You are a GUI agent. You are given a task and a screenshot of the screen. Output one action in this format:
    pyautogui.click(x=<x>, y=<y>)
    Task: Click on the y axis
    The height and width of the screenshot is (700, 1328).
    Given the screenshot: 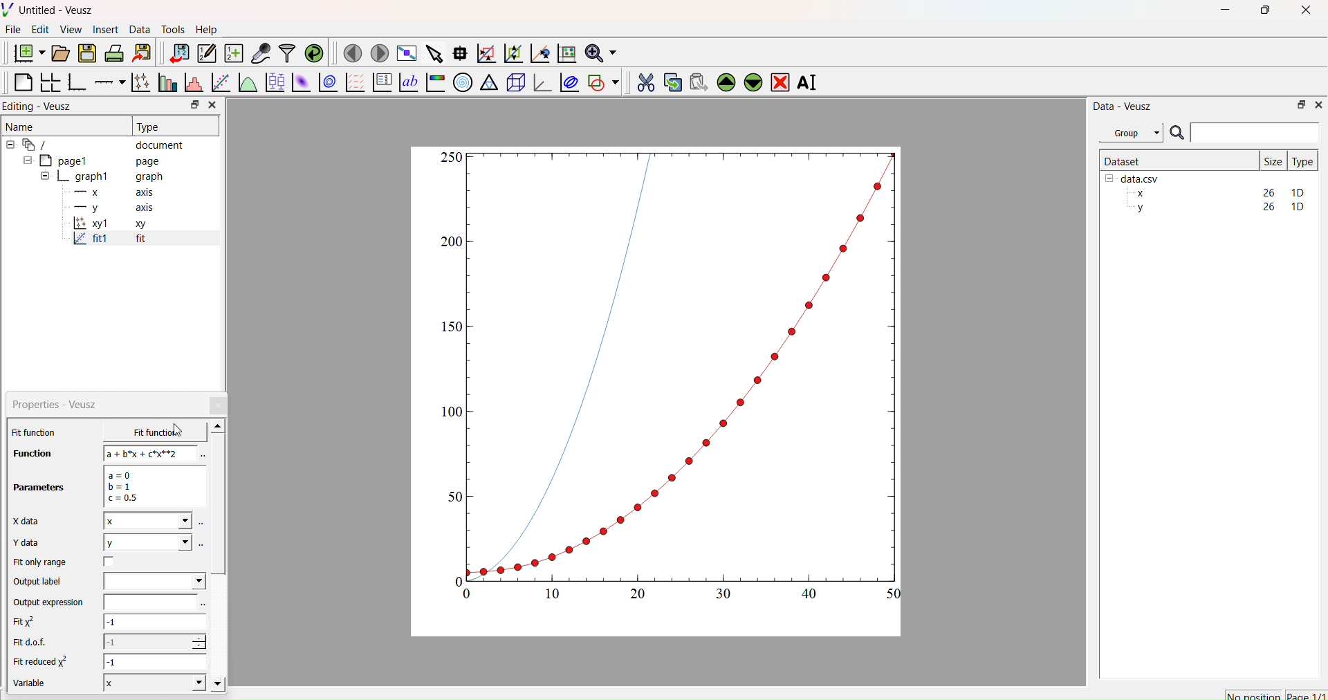 What is the action you would take?
    pyautogui.click(x=106, y=208)
    